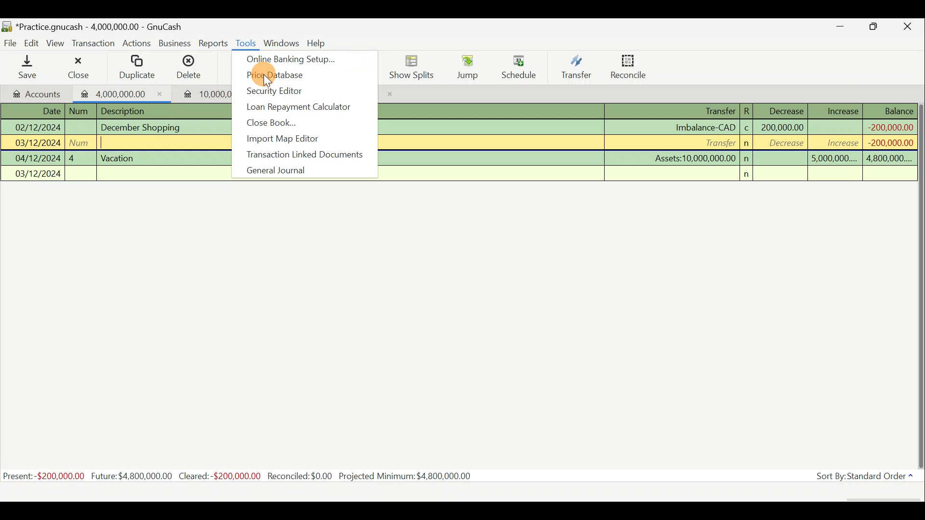 The image size is (925, 520). What do you see at coordinates (705, 127) in the screenshot?
I see `Imbalance-CAD` at bounding box center [705, 127].